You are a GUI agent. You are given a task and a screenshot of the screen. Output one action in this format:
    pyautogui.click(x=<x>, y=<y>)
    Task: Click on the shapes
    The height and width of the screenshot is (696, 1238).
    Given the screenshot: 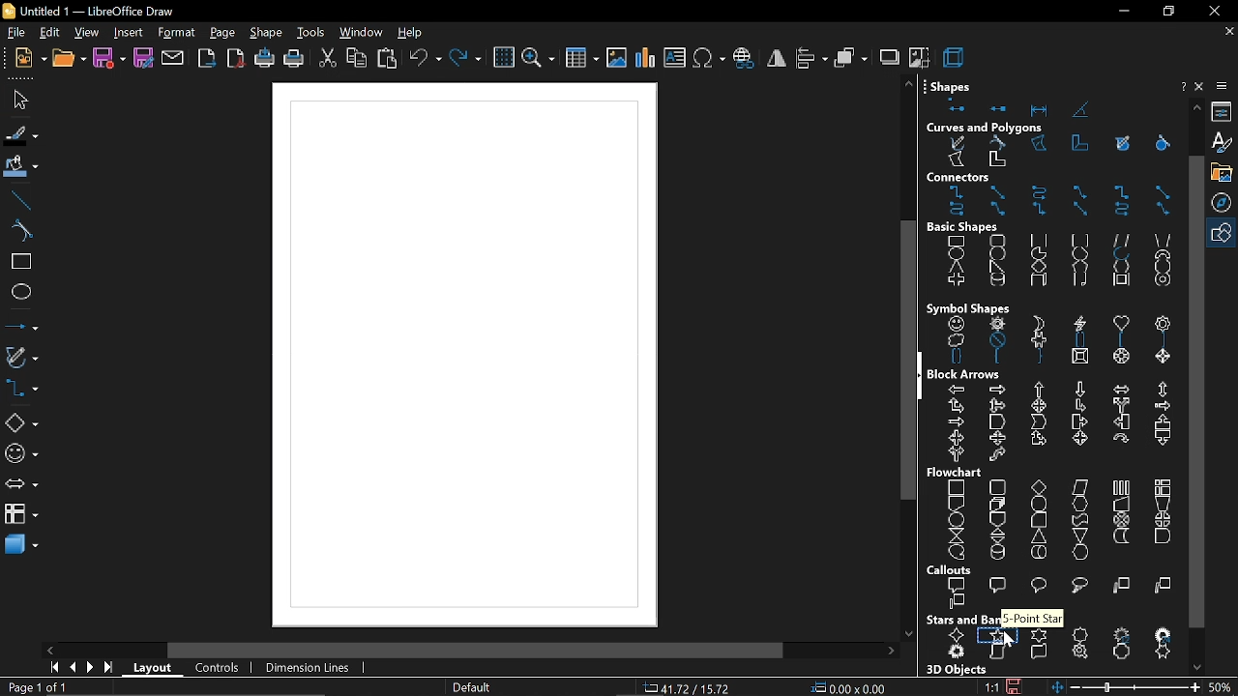 What is the action you would take?
    pyautogui.click(x=952, y=84)
    